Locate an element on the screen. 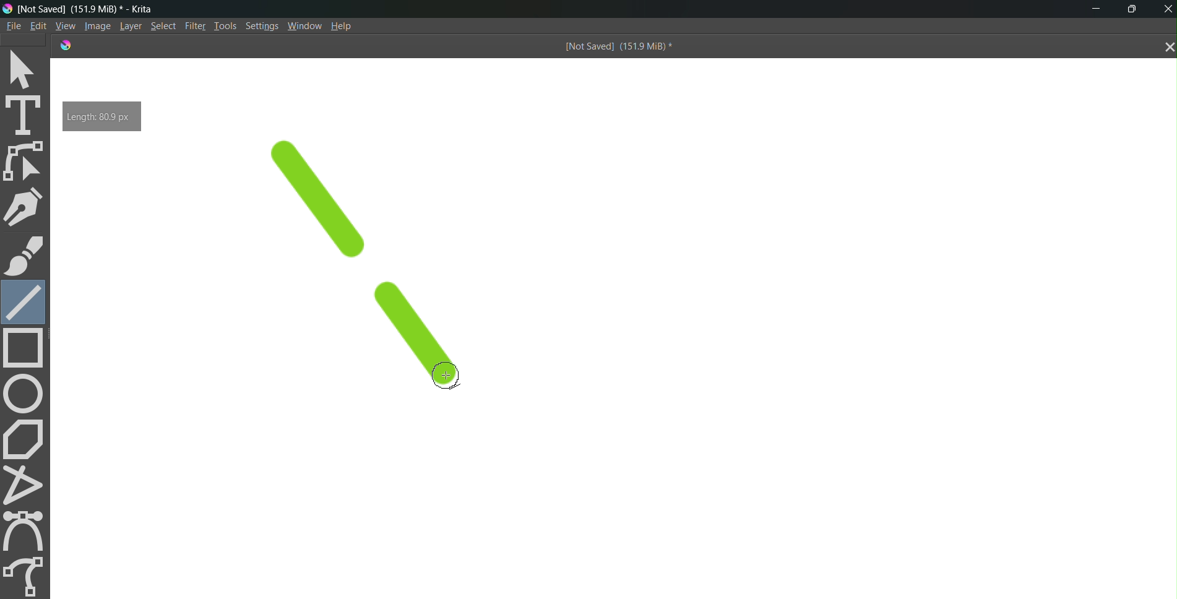  Edit is located at coordinates (38, 26).